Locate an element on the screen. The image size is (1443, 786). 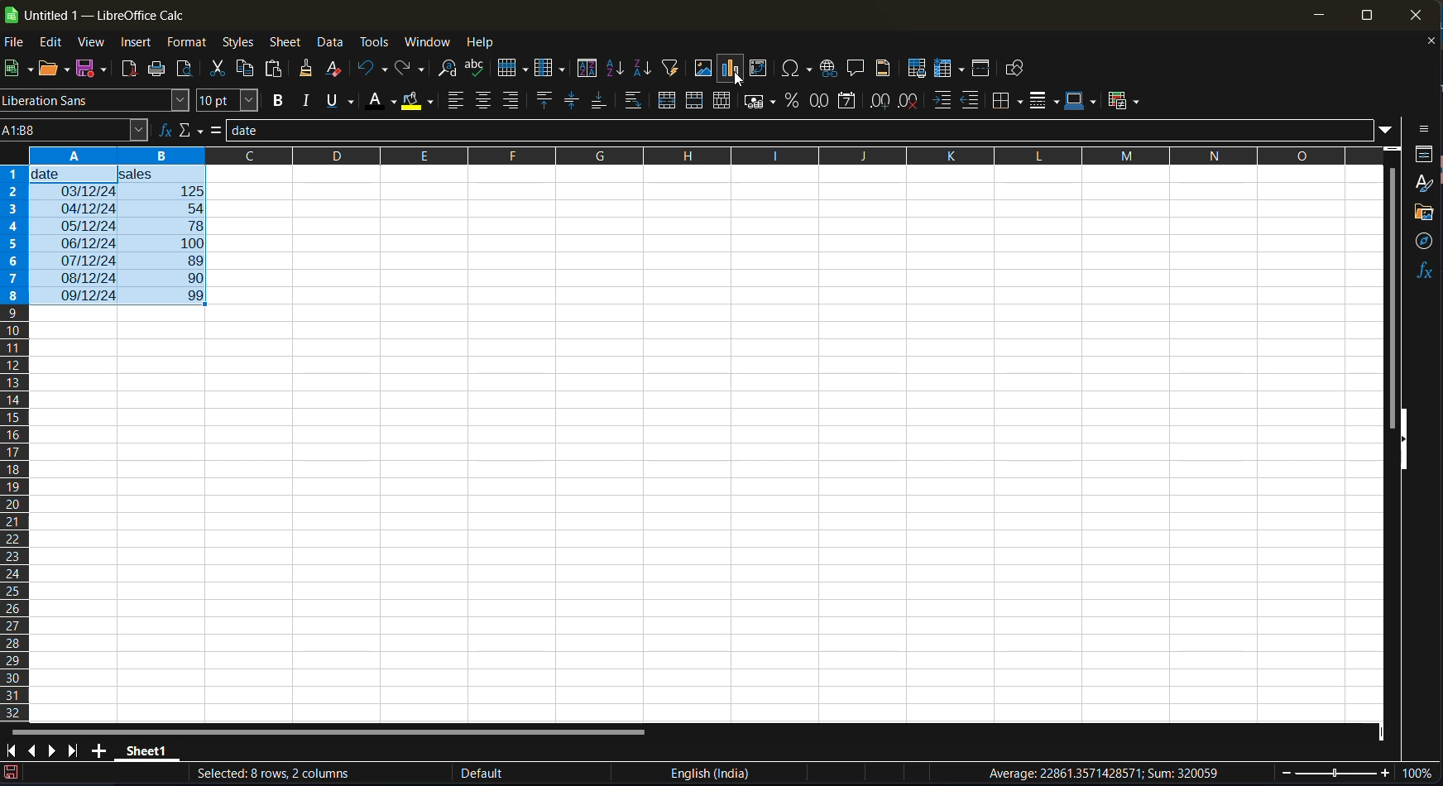
sort descending is located at coordinates (641, 68).